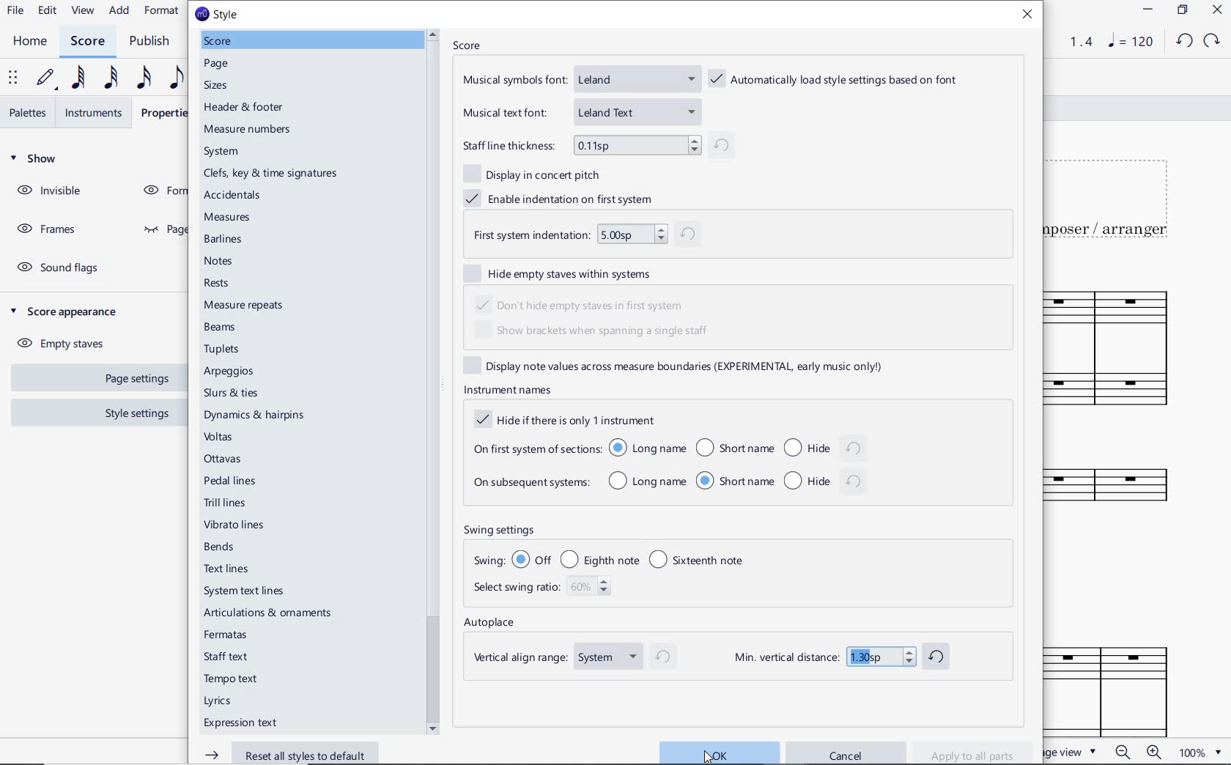  What do you see at coordinates (506, 390) in the screenshot?
I see `INSTRUMENT NAMES` at bounding box center [506, 390].